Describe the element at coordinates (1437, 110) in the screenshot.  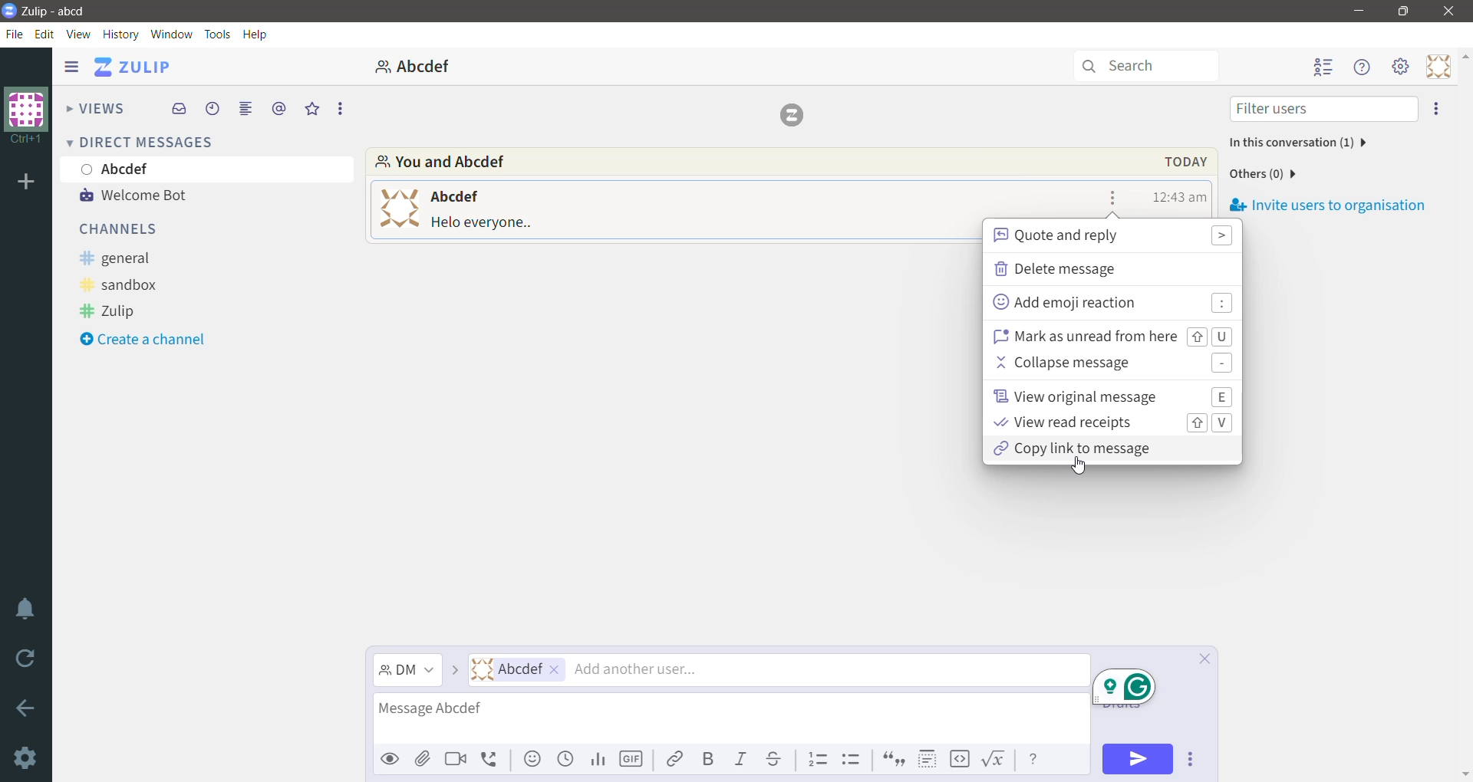
I see `Invite users to organization` at that location.